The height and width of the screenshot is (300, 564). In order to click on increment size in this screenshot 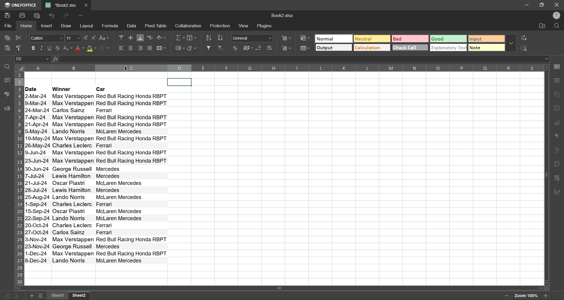, I will do `click(87, 38)`.